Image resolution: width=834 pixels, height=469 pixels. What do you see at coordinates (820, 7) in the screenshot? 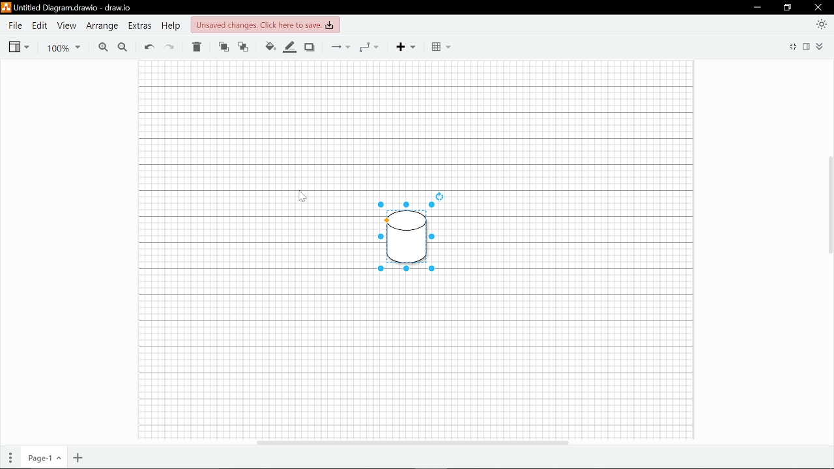
I see `Close` at bounding box center [820, 7].